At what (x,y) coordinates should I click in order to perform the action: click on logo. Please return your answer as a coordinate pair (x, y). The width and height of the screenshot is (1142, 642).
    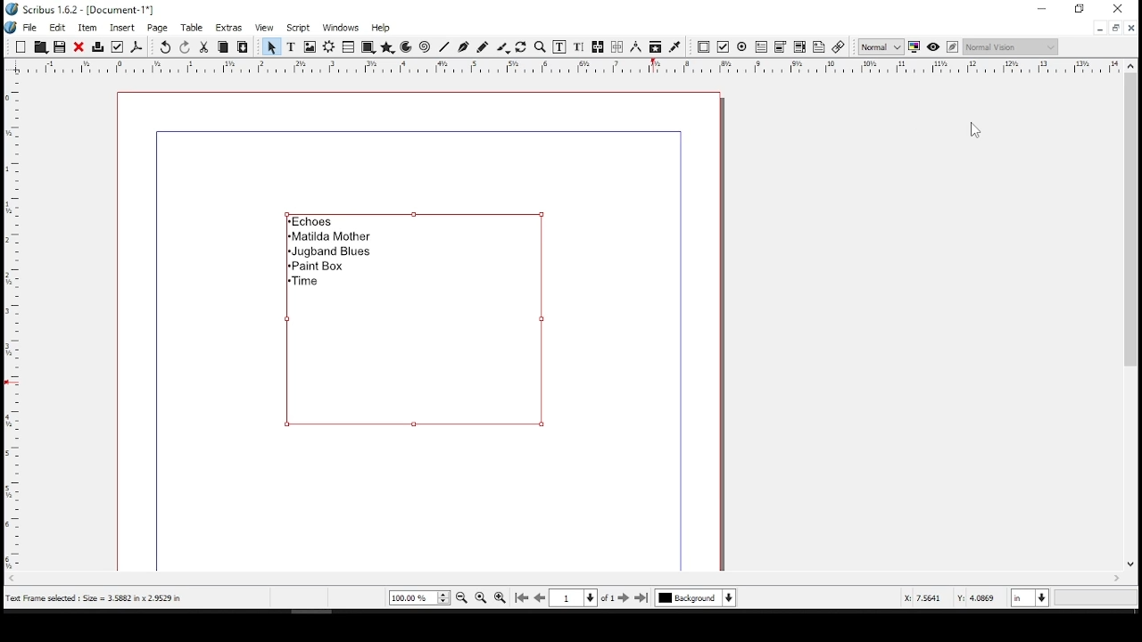
    Looking at the image, I should click on (11, 29).